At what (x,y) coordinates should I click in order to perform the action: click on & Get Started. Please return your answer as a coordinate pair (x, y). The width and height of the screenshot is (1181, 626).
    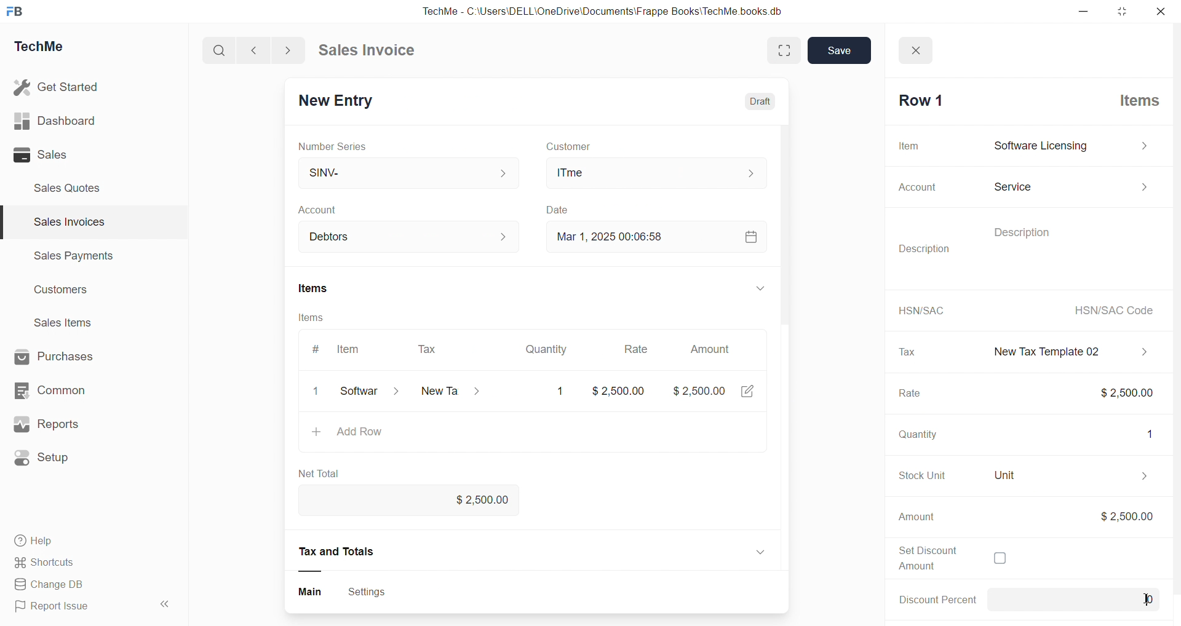
    Looking at the image, I should click on (58, 86).